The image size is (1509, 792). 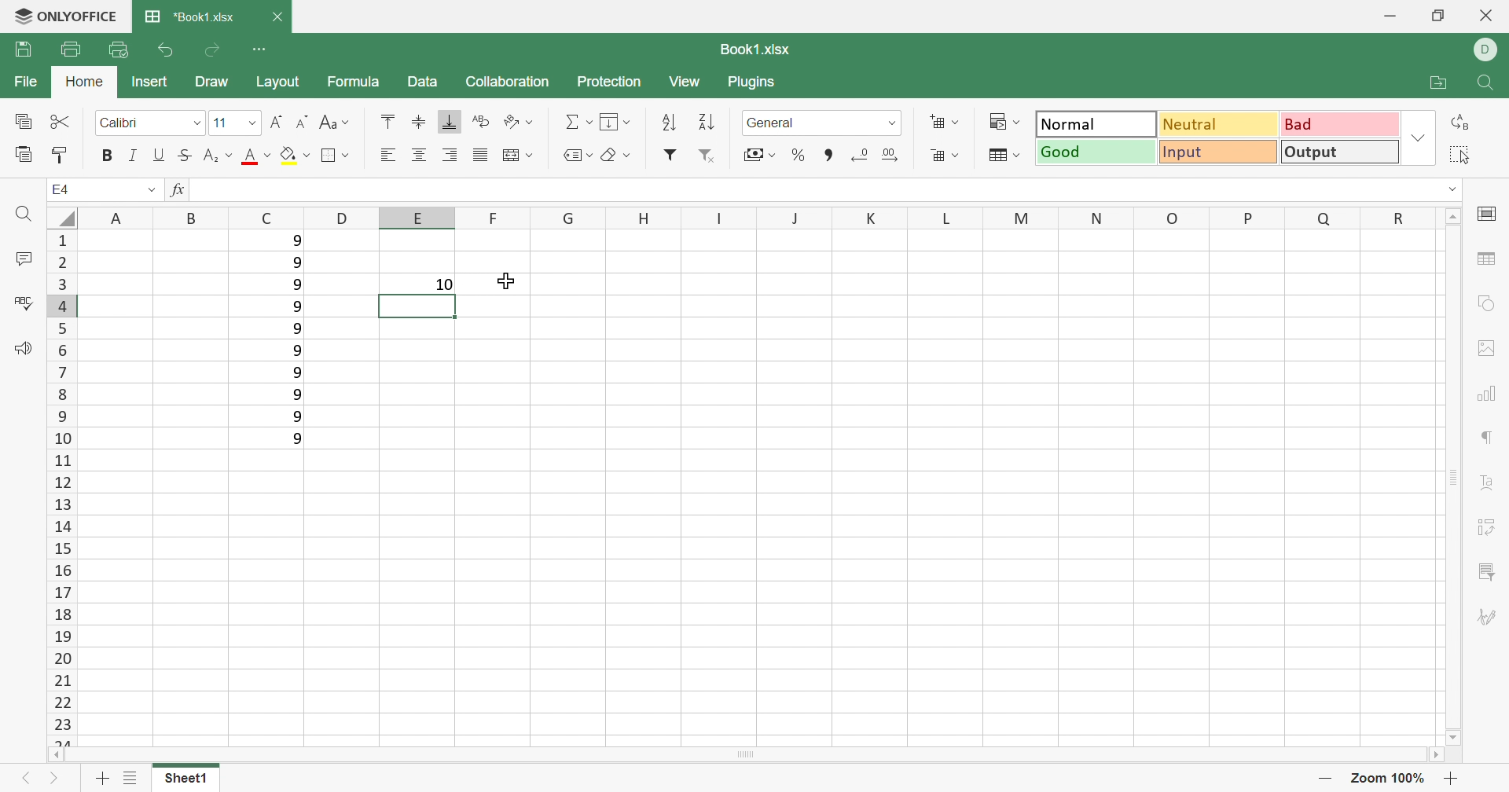 I want to click on Named Ranges, so click(x=574, y=156).